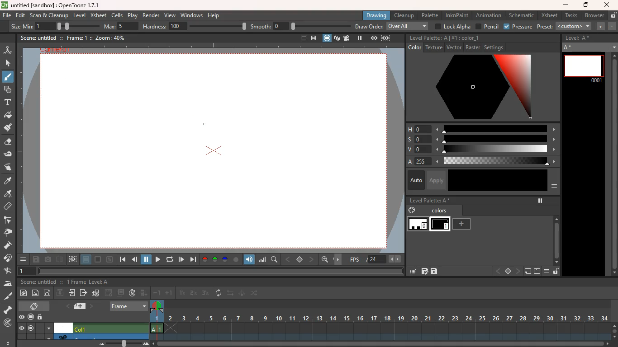  I want to click on pencil, so click(487, 27).